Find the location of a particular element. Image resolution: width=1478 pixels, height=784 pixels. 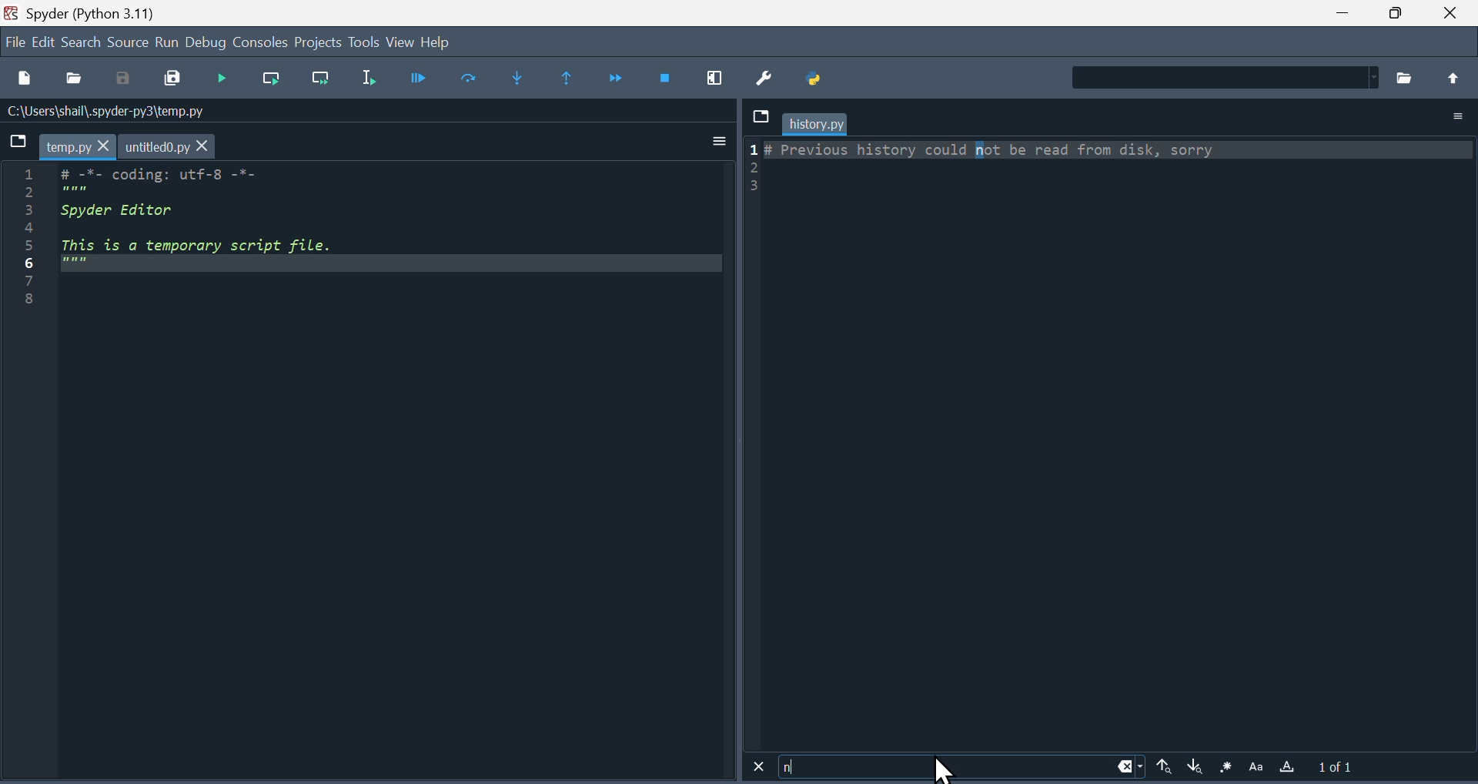

Run current line and go to the next one is located at coordinates (320, 82).